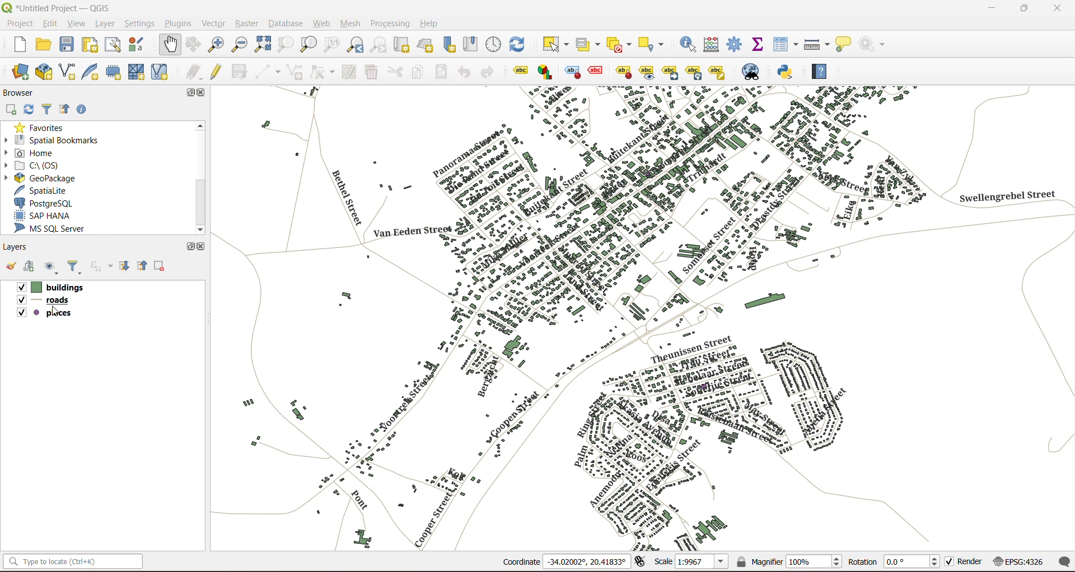 The width and height of the screenshot is (1075, 572). What do you see at coordinates (786, 69) in the screenshot?
I see `python` at bounding box center [786, 69].